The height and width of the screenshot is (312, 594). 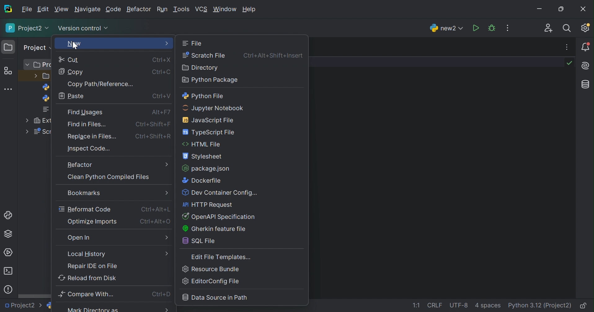 What do you see at coordinates (156, 210) in the screenshot?
I see `Ctrl+Alt+L` at bounding box center [156, 210].